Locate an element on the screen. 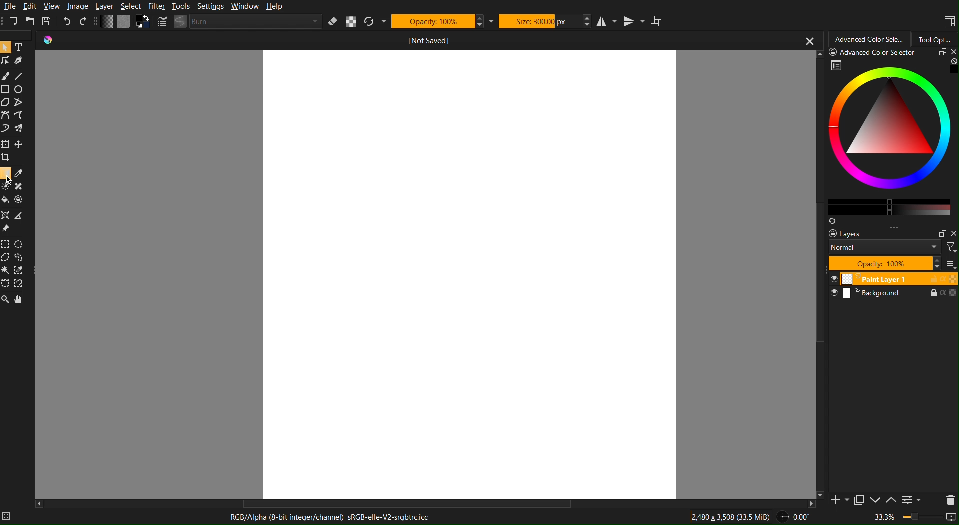  Color Tools is located at coordinates (14, 193).